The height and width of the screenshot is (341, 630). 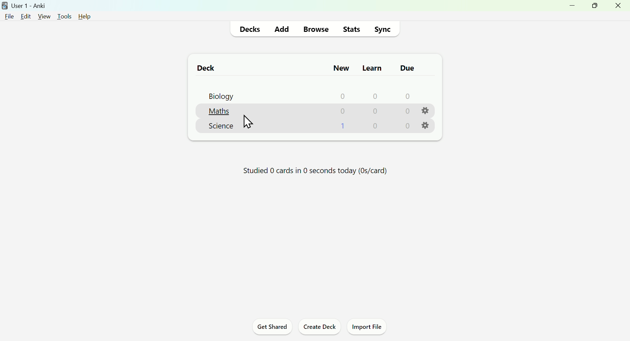 What do you see at coordinates (371, 66) in the screenshot?
I see `Learn` at bounding box center [371, 66].